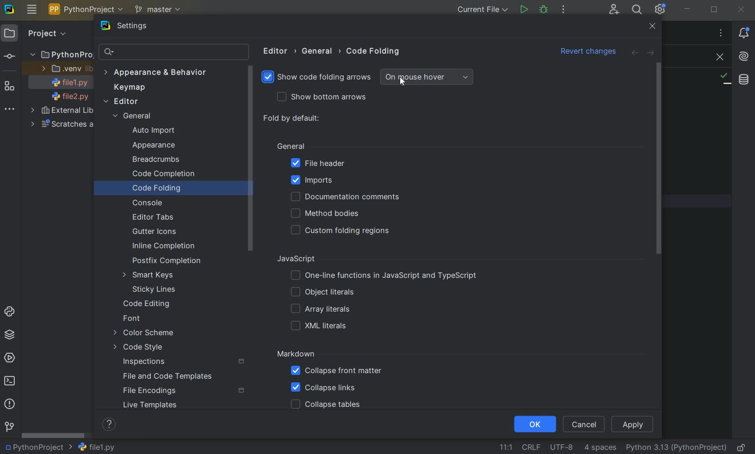  I want to click on FILE NAME 1, so click(67, 83).